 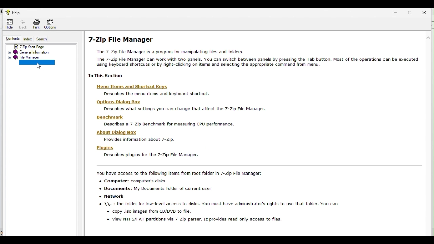 What do you see at coordinates (36, 23) in the screenshot?
I see `Print` at bounding box center [36, 23].